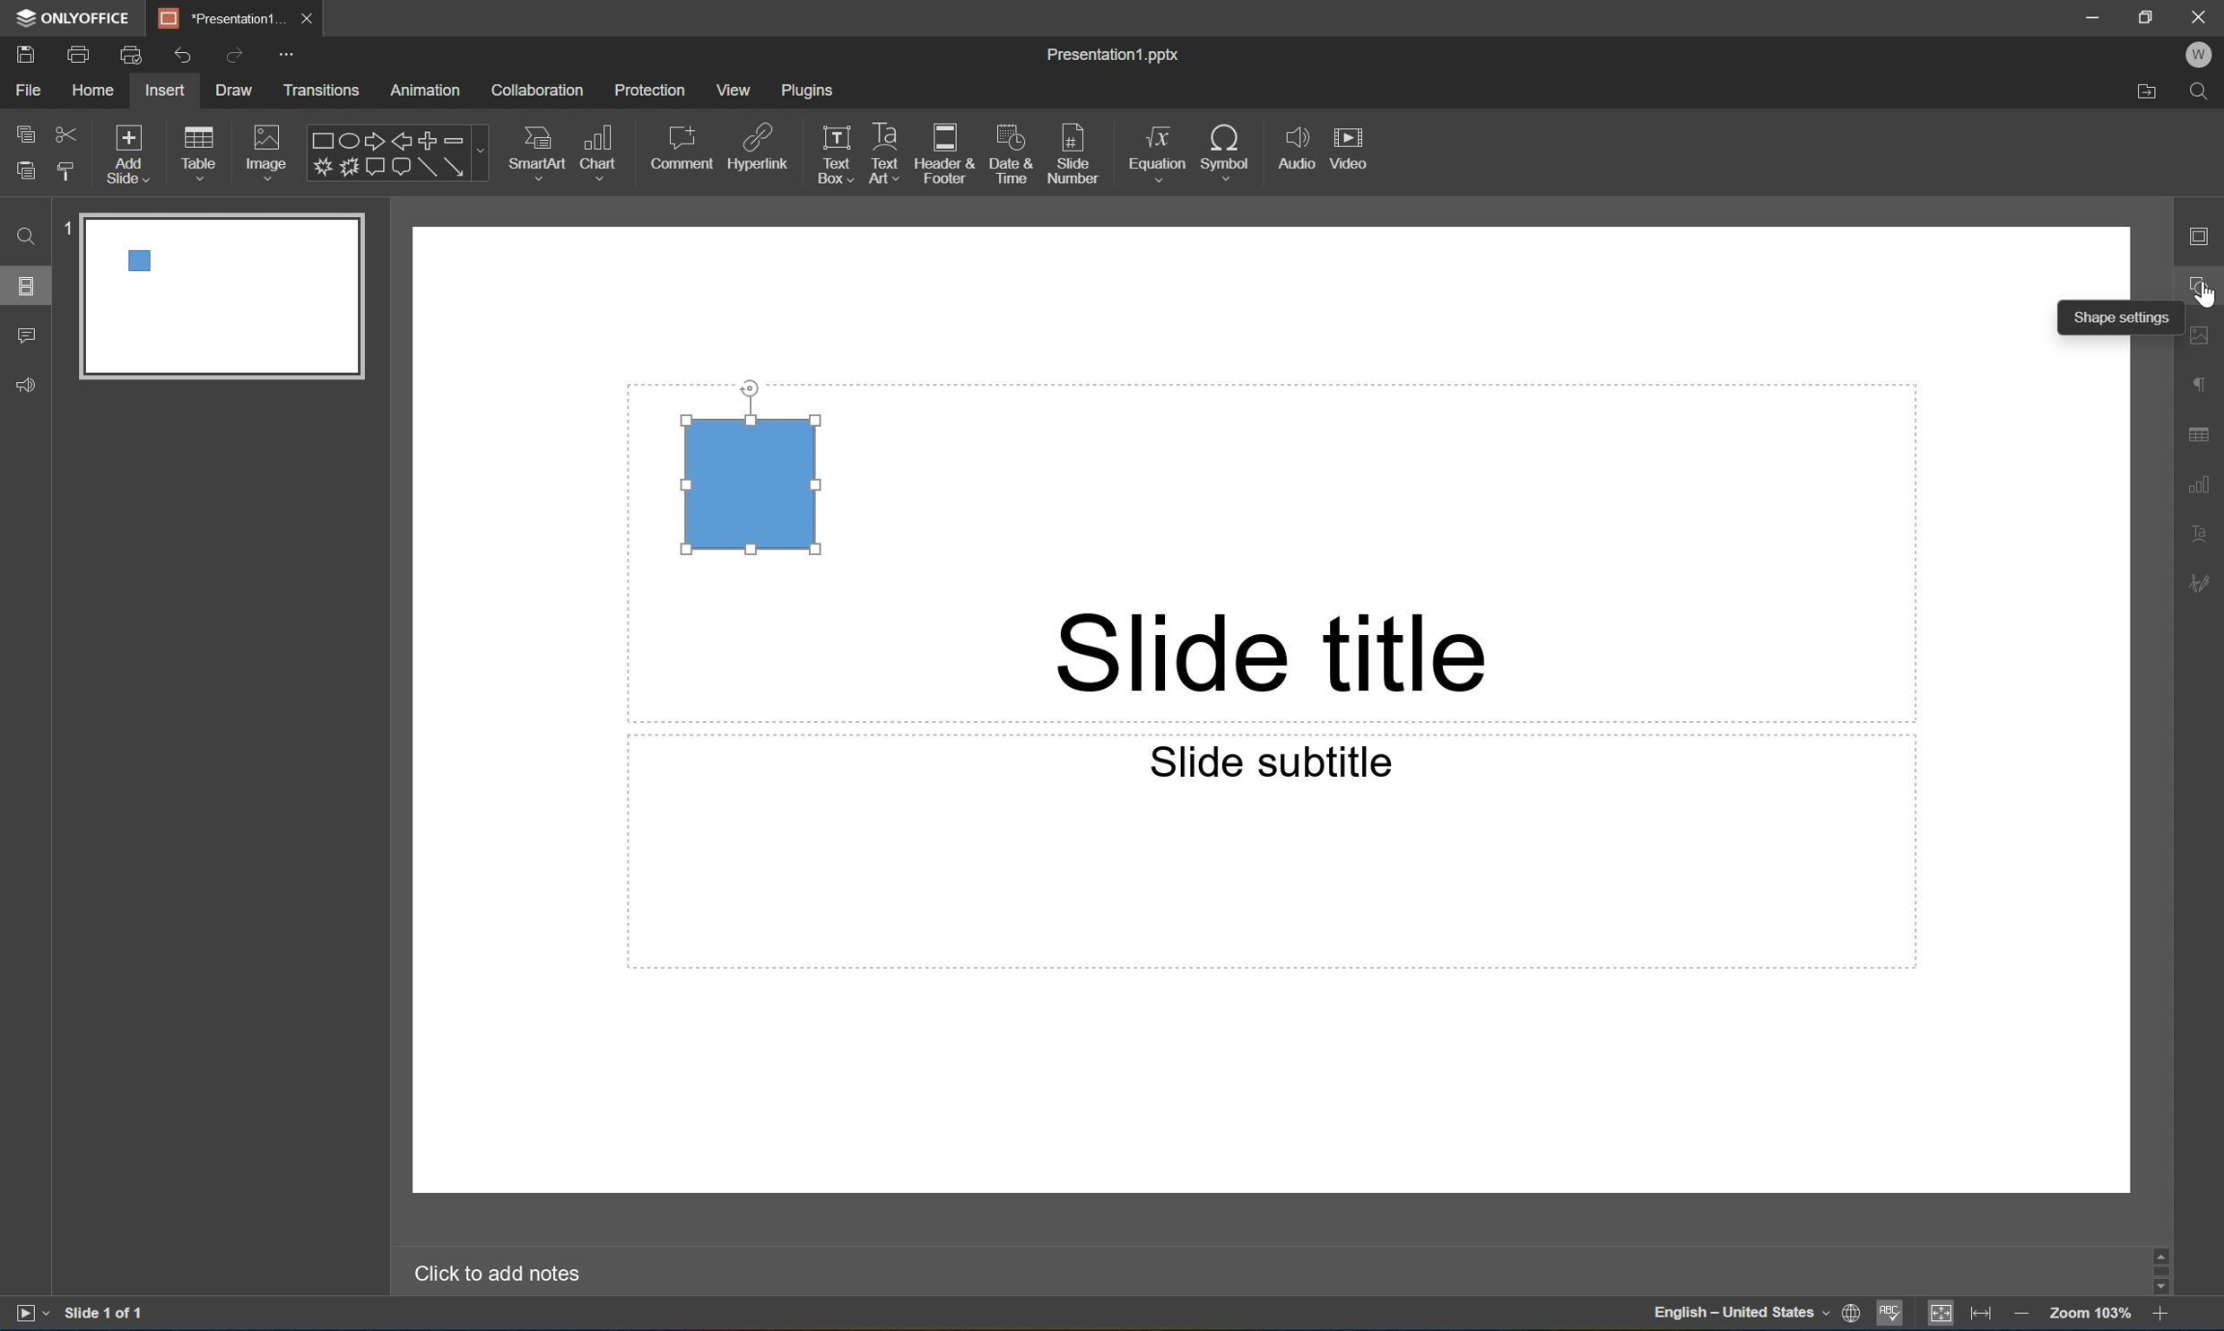 The image size is (2224, 1331). Describe the element at coordinates (1116, 57) in the screenshot. I see `Presentation1.pptx` at that location.